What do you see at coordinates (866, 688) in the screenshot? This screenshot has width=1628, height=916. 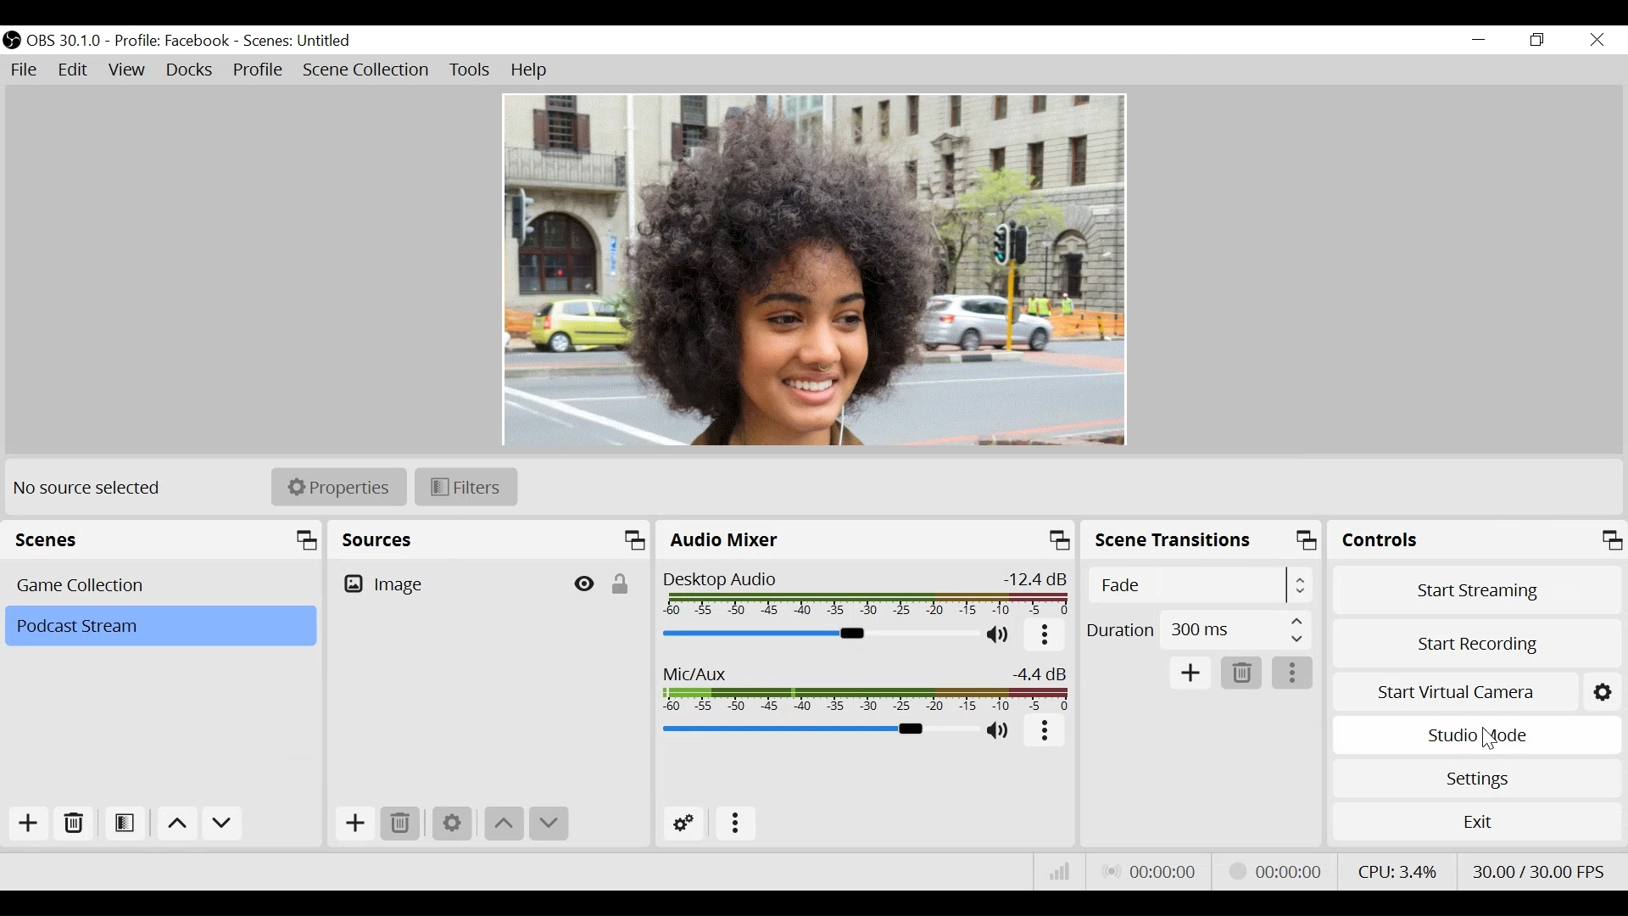 I see `Mic/Aux` at bounding box center [866, 688].